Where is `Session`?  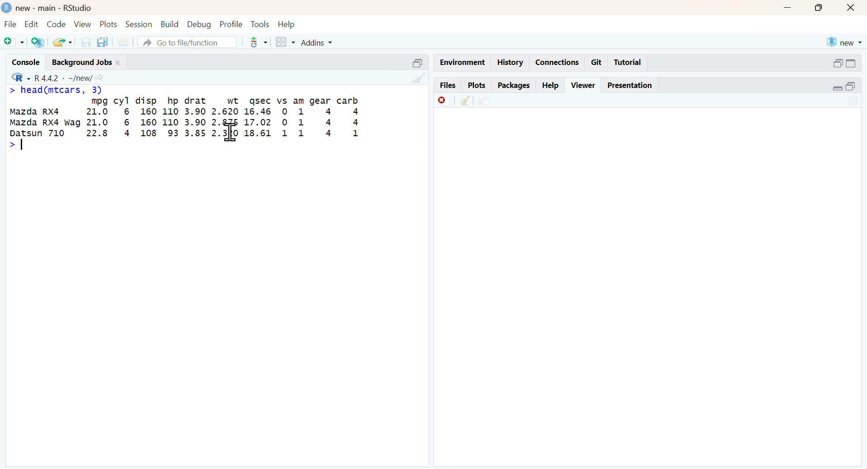 Session is located at coordinates (139, 24).